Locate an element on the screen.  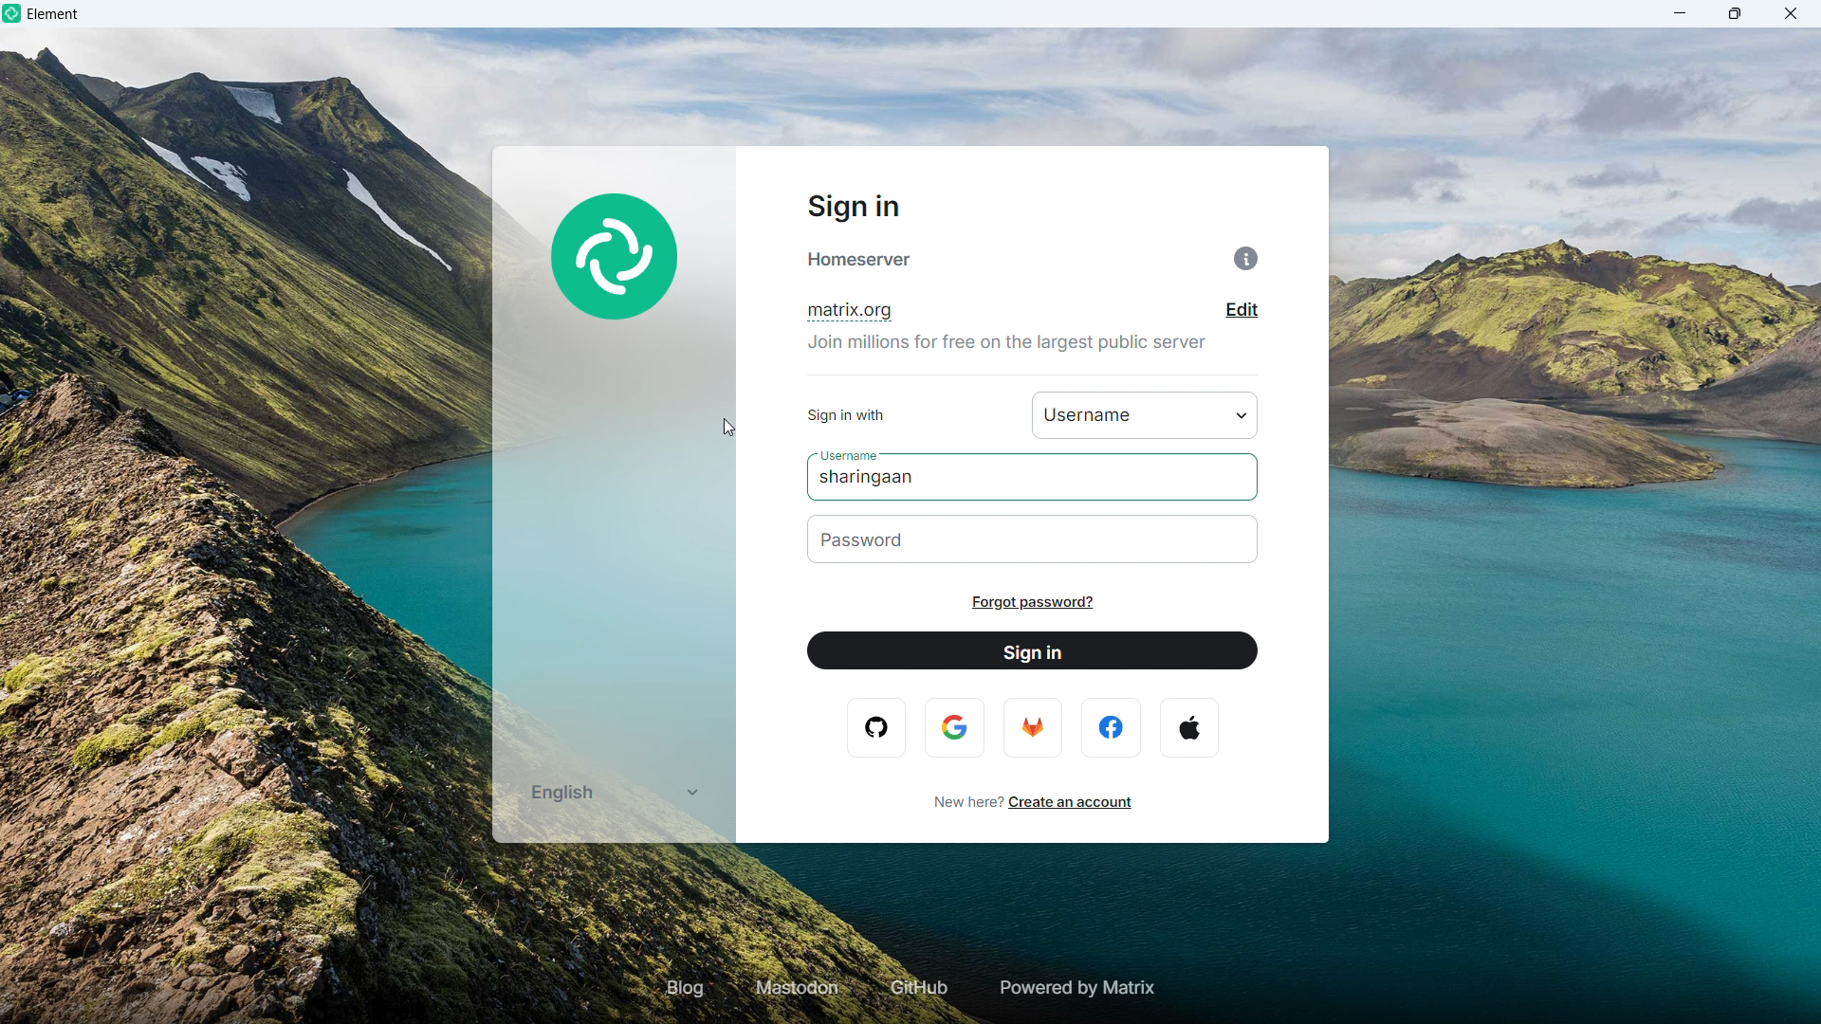
Forgot password  is located at coordinates (1032, 603).